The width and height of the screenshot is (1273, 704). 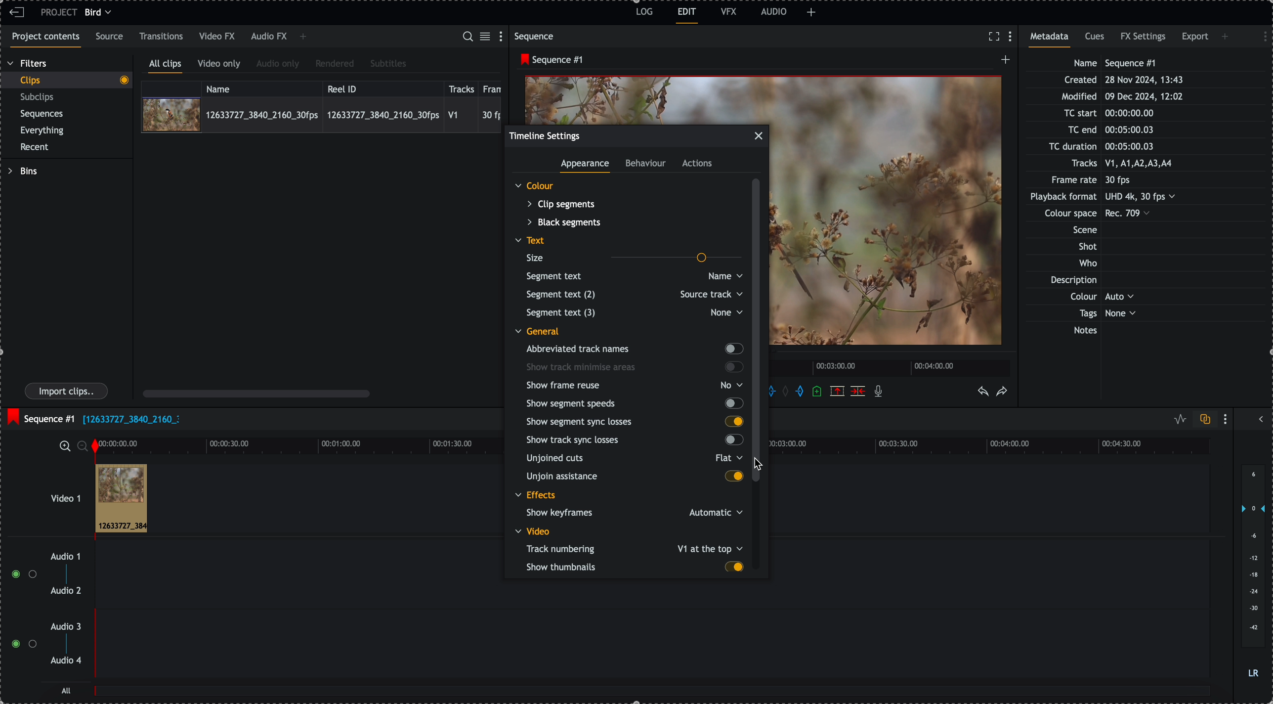 I want to click on zoom ouy, so click(x=84, y=446).